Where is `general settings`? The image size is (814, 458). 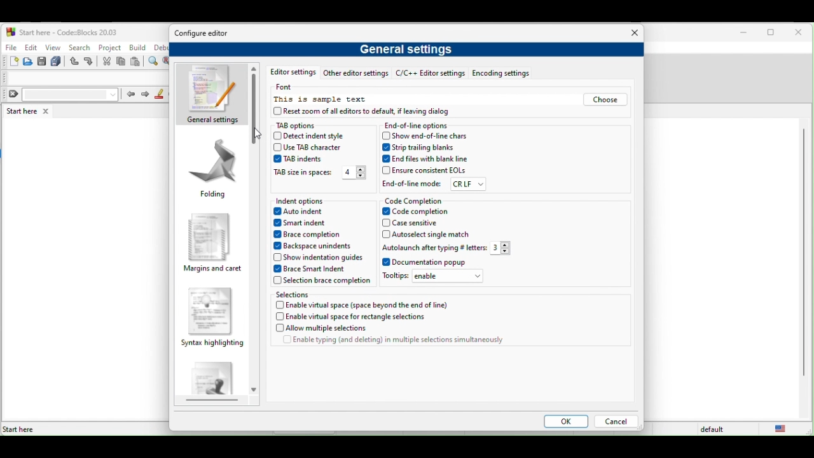 general settings is located at coordinates (409, 52).